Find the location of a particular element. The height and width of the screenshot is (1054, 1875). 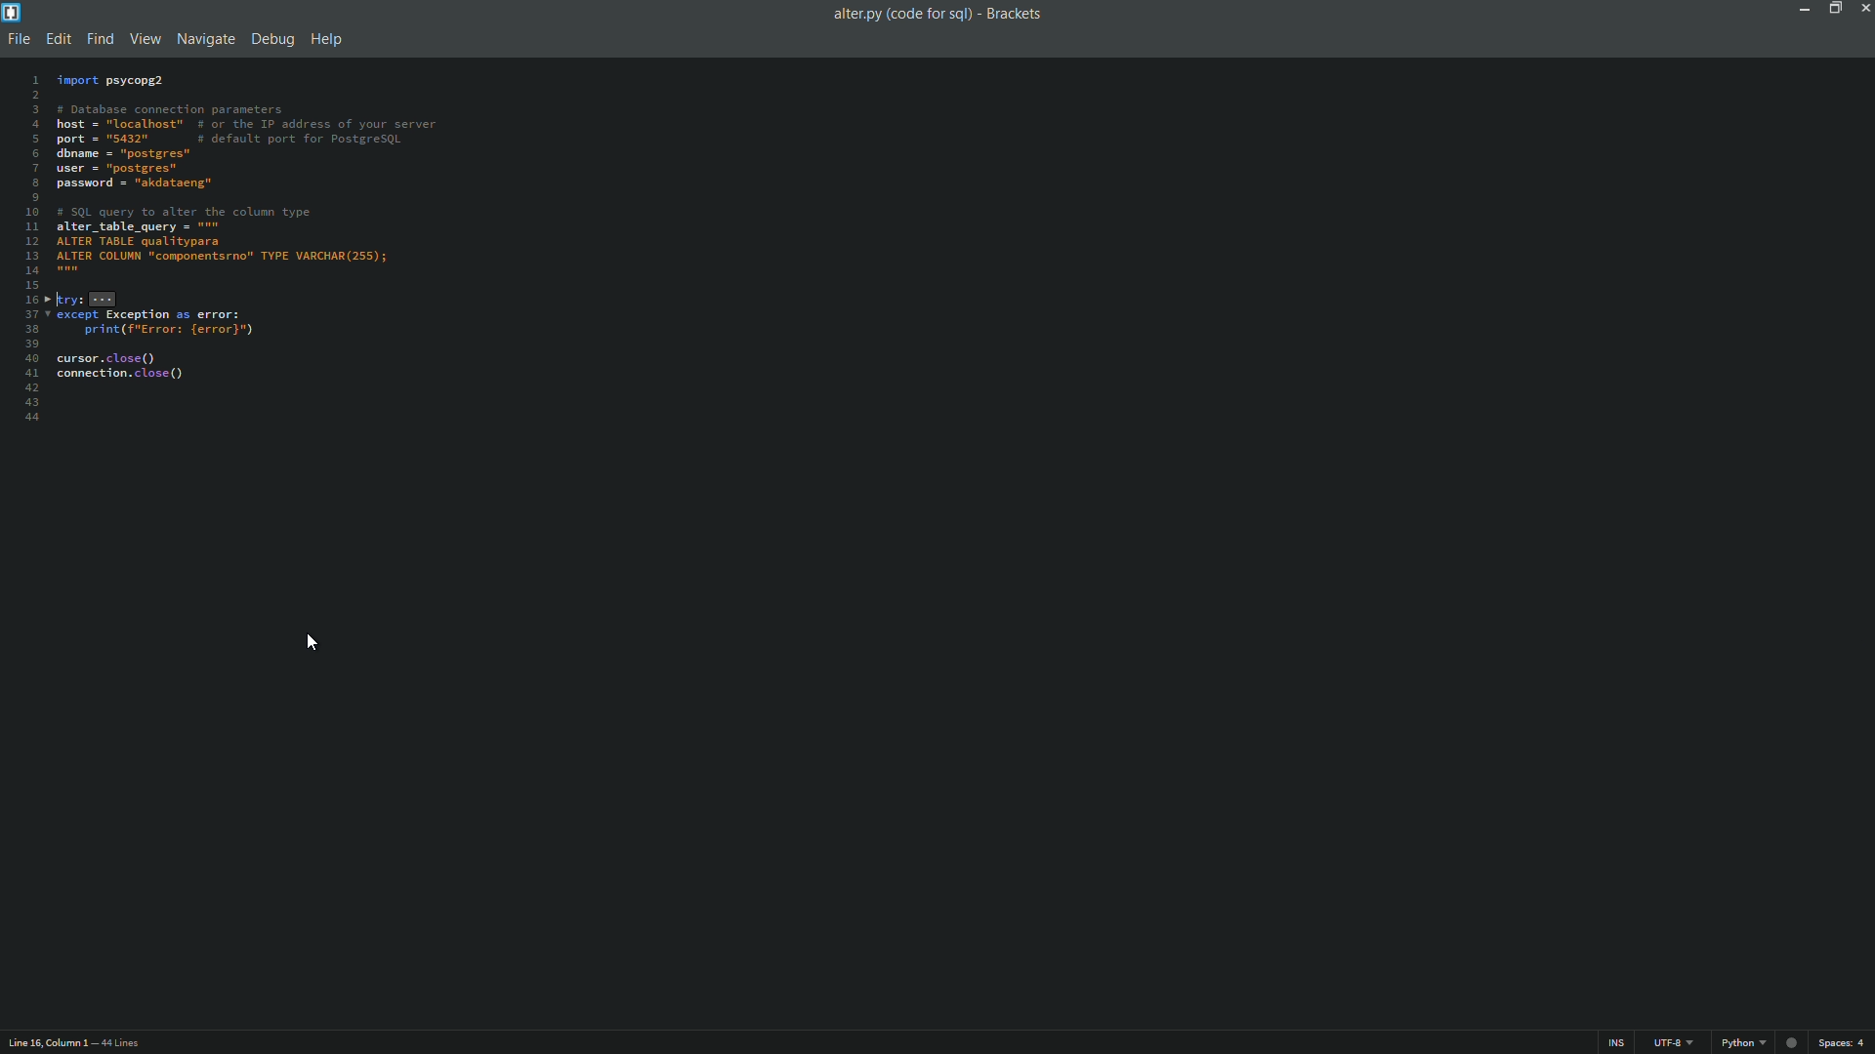

space is located at coordinates (1846, 1044).